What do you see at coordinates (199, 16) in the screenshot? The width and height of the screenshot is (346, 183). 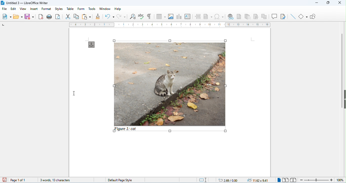 I see `page break` at bounding box center [199, 16].